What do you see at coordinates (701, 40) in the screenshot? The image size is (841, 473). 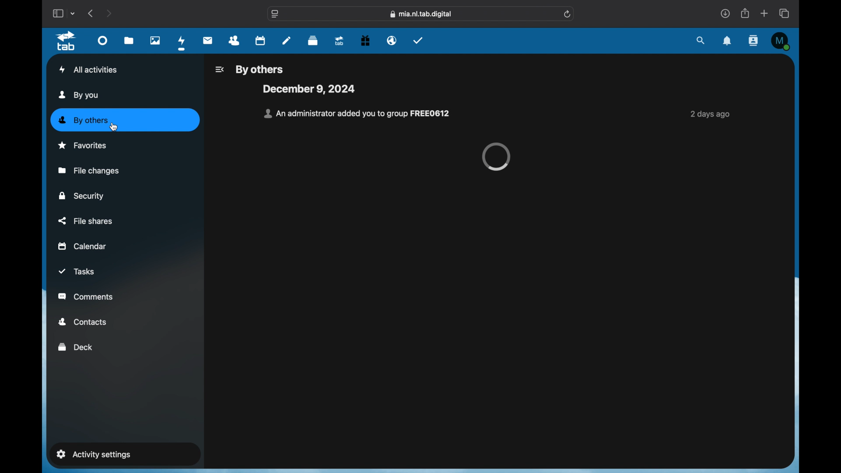 I see `search` at bounding box center [701, 40].